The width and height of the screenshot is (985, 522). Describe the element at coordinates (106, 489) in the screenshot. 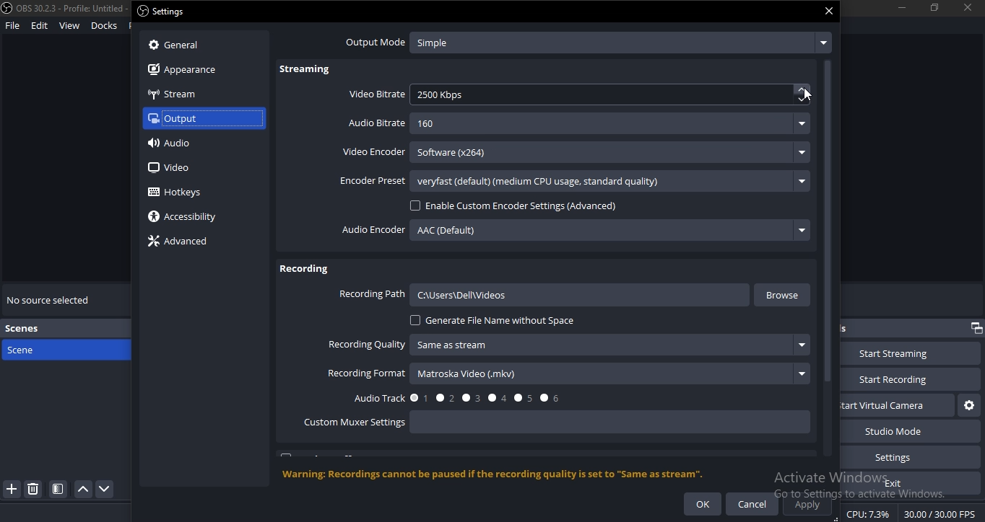

I see `move down scene` at that location.